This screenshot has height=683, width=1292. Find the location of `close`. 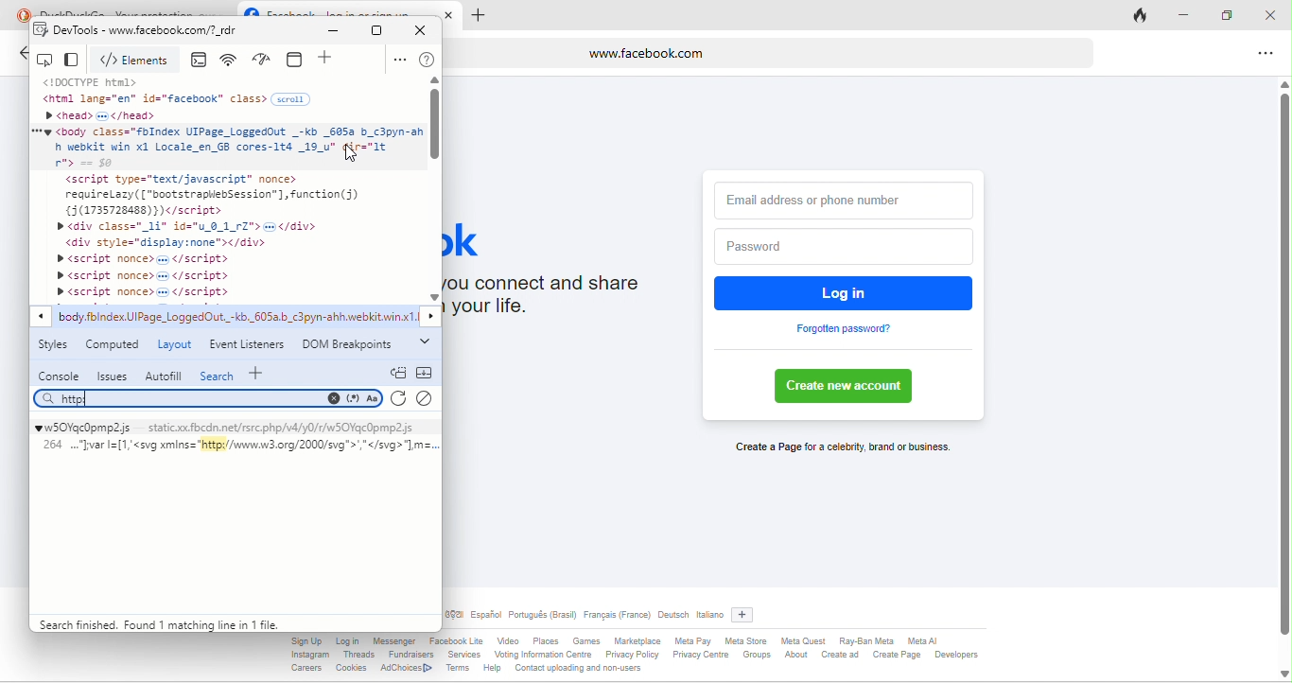

close is located at coordinates (452, 14).